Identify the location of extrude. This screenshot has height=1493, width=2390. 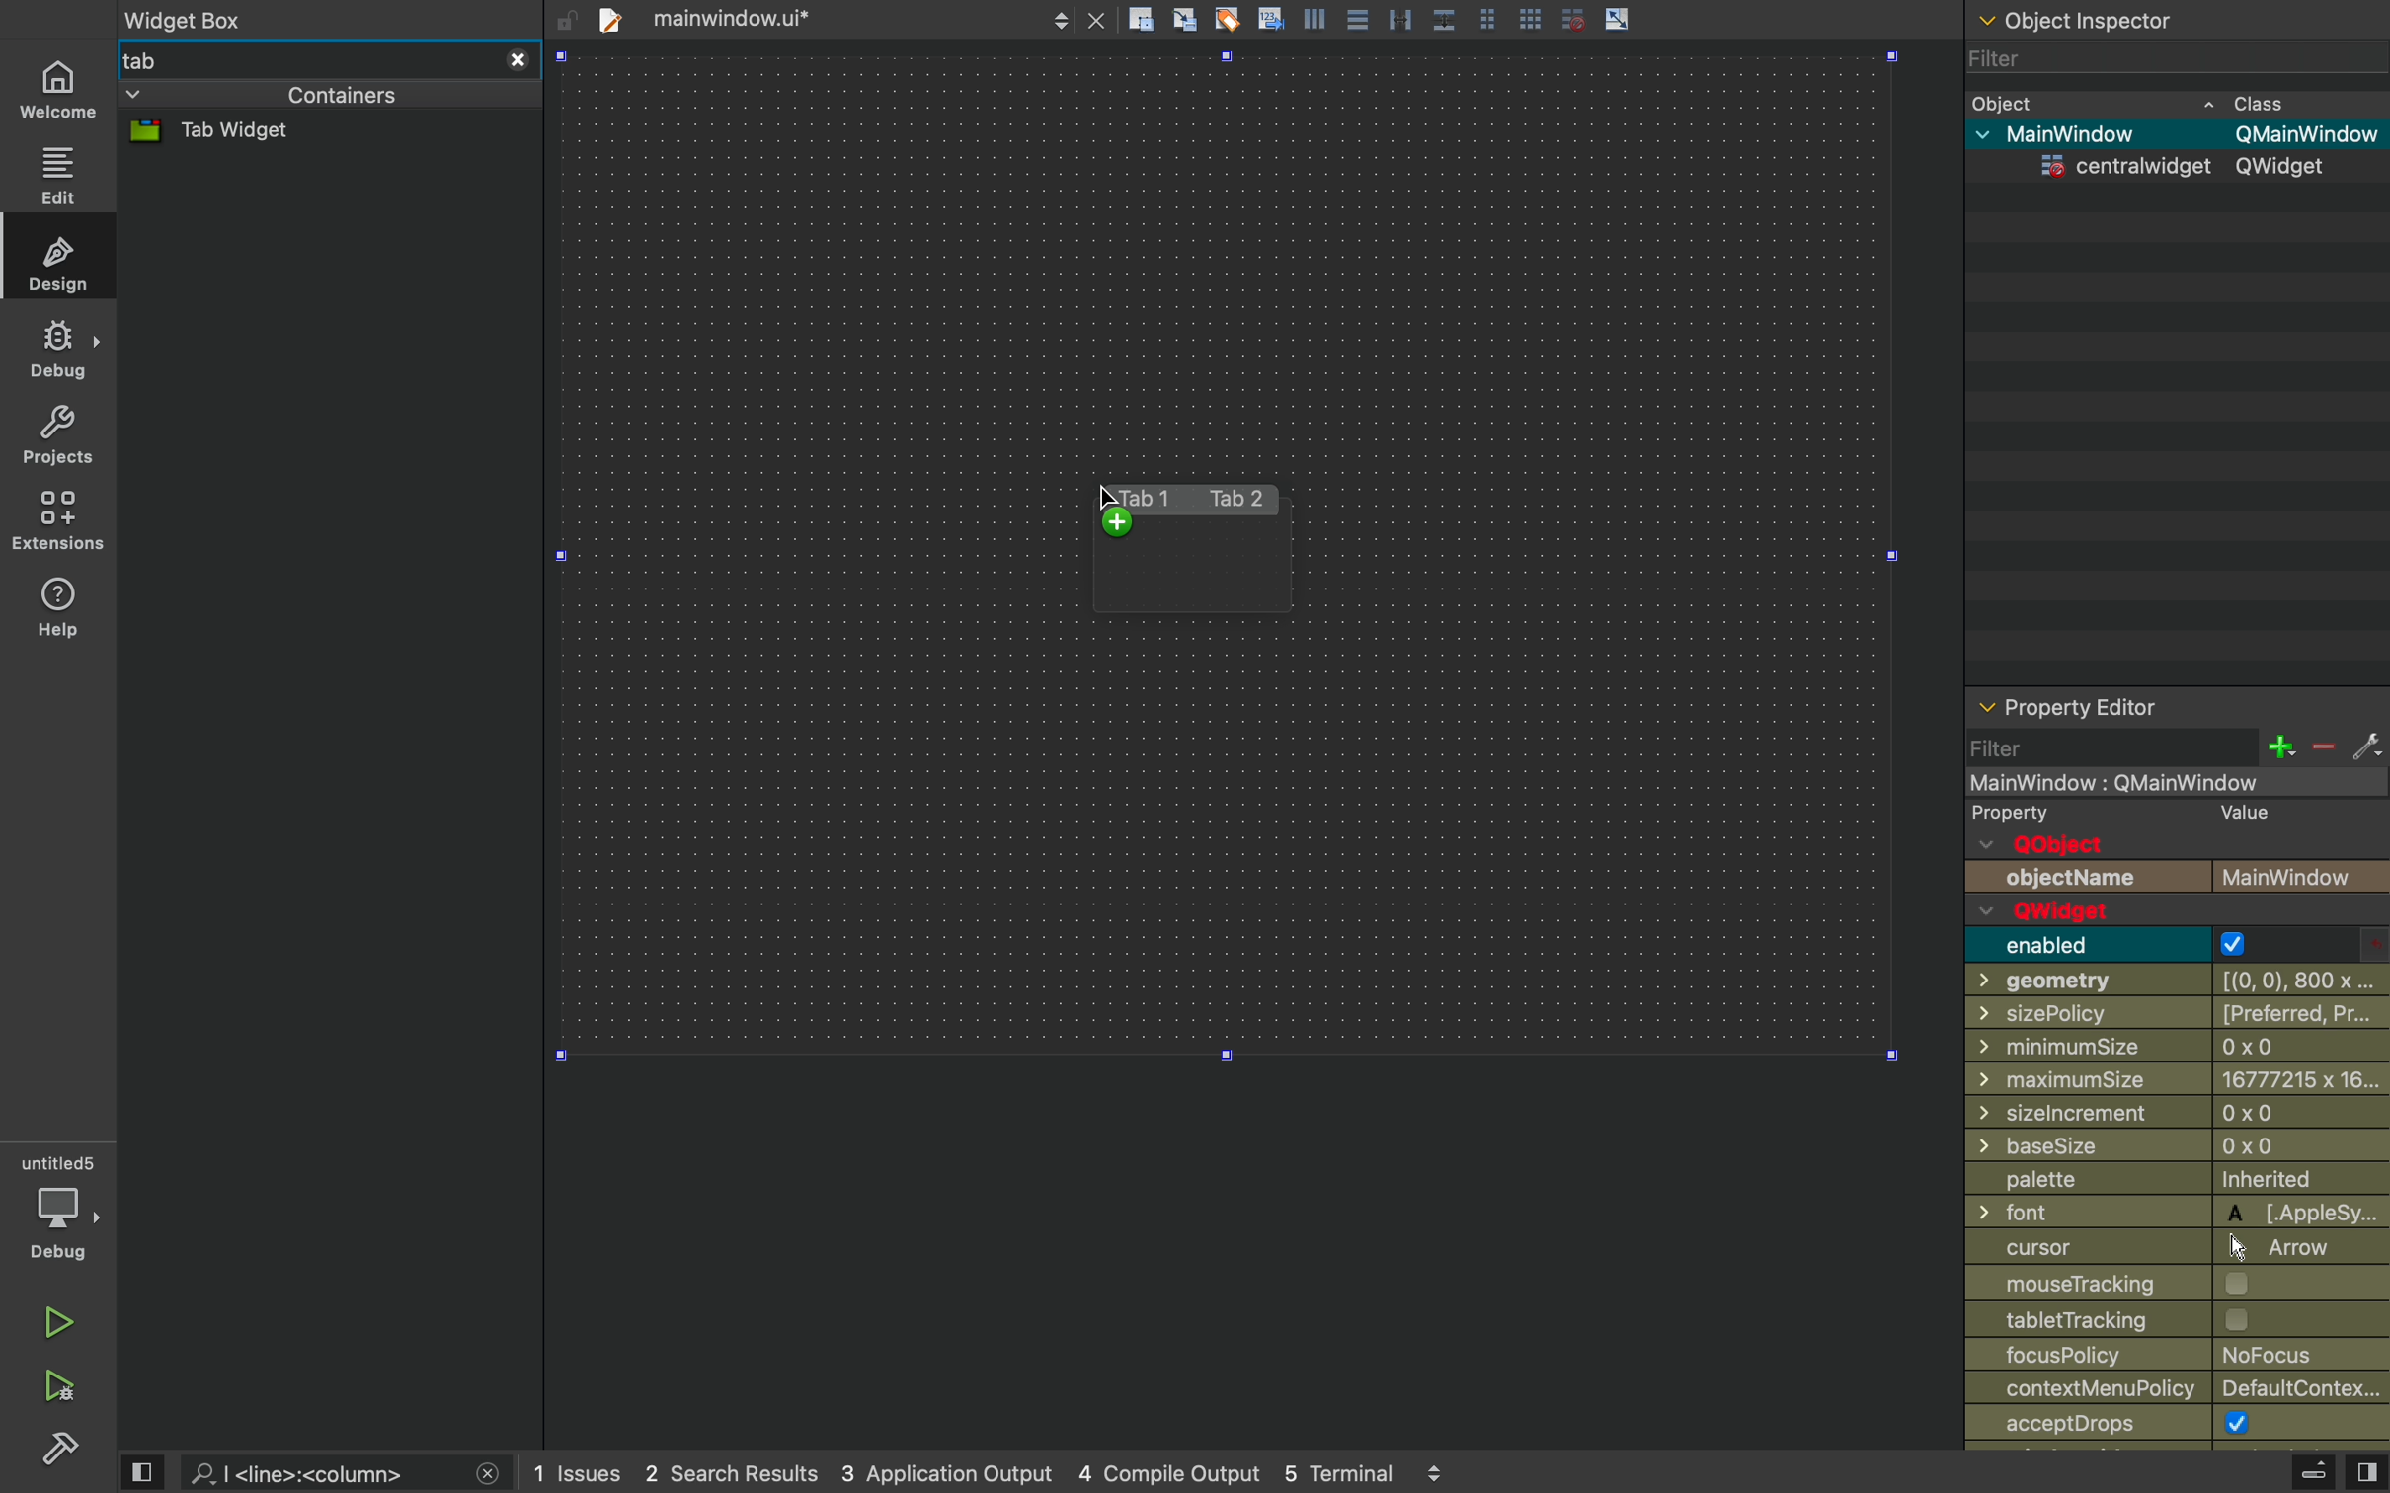
(2314, 1475).